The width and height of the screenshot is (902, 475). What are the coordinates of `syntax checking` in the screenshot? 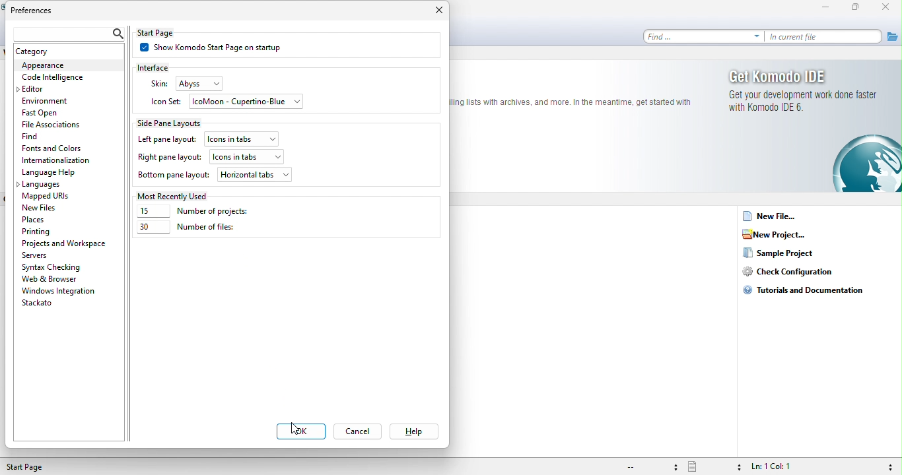 It's located at (888, 466).